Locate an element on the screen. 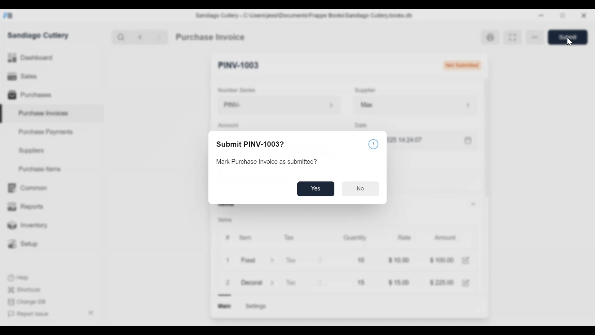  No is located at coordinates (360, 190).